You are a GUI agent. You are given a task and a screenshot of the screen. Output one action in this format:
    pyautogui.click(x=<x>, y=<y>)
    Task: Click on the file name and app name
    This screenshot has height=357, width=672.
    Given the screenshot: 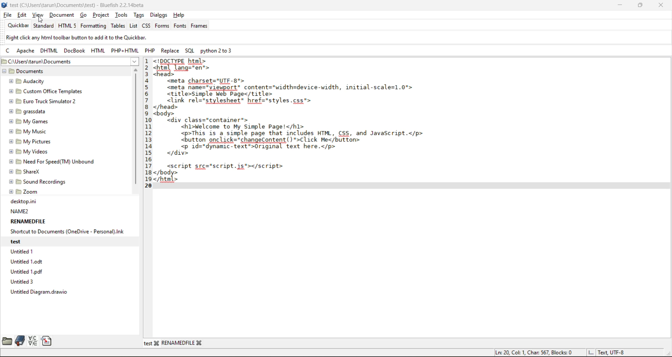 What is the action you would take?
    pyautogui.click(x=82, y=5)
    